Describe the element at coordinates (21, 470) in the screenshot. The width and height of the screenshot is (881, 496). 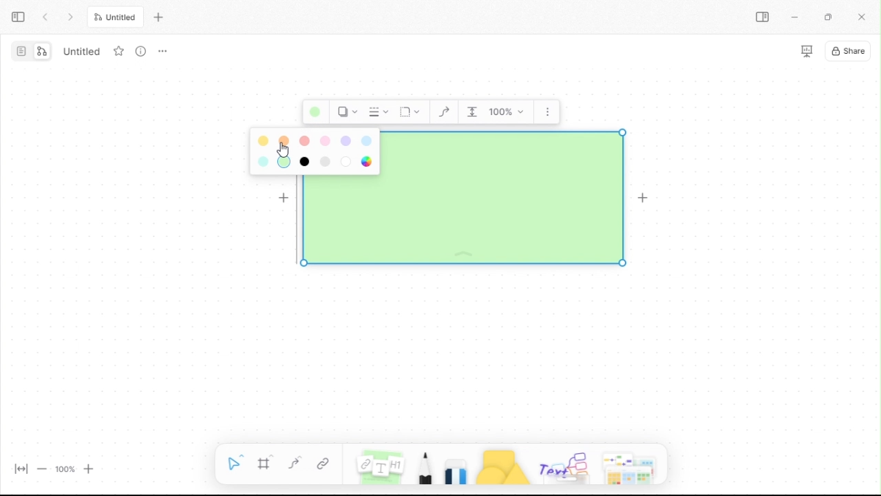
I see `fit width` at that location.